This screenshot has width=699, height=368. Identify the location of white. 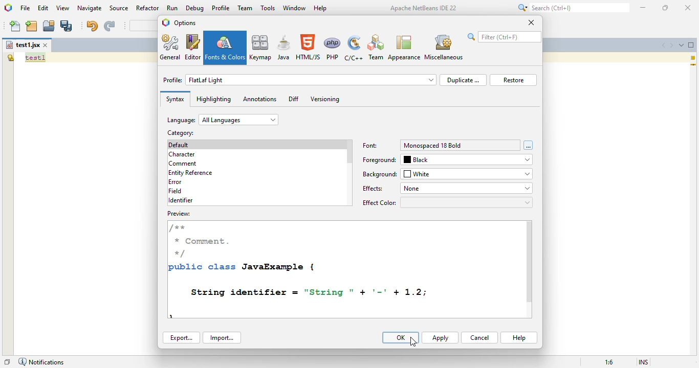
(467, 174).